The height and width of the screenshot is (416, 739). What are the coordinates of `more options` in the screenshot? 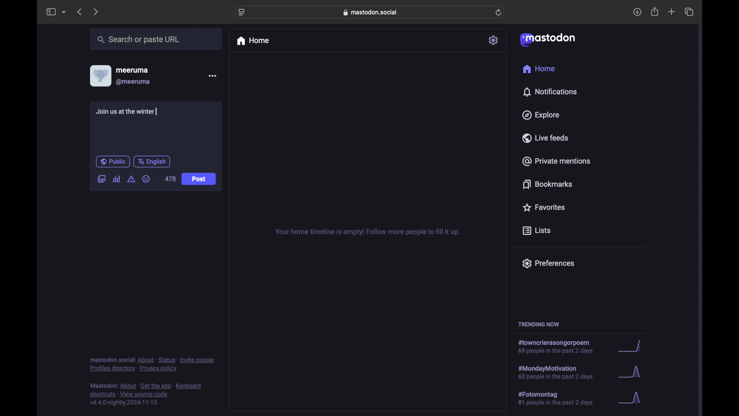 It's located at (212, 76).